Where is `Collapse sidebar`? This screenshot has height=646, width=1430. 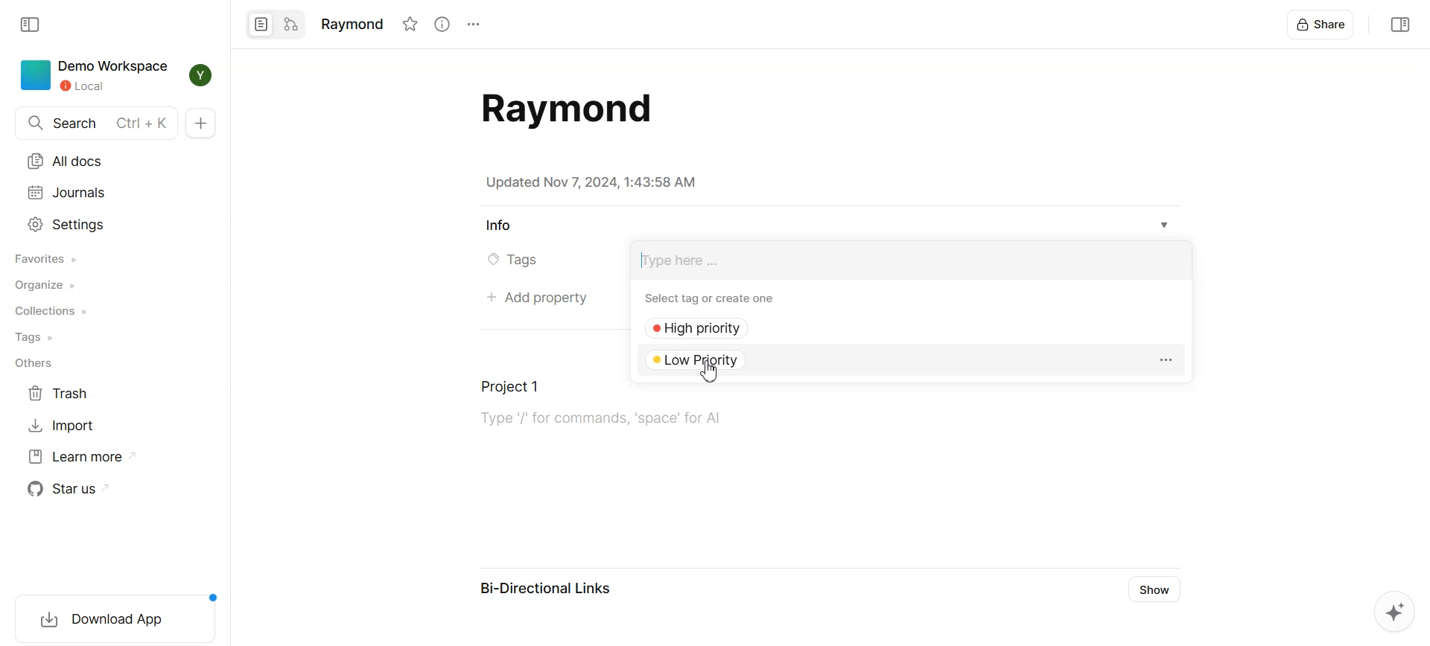
Collapse sidebar is located at coordinates (1398, 24).